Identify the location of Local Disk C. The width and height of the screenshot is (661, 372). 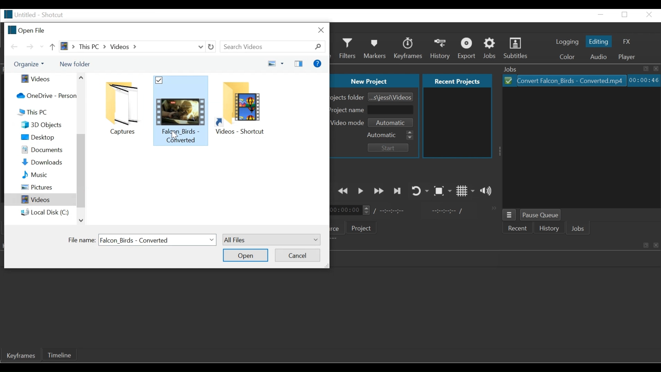
(45, 212).